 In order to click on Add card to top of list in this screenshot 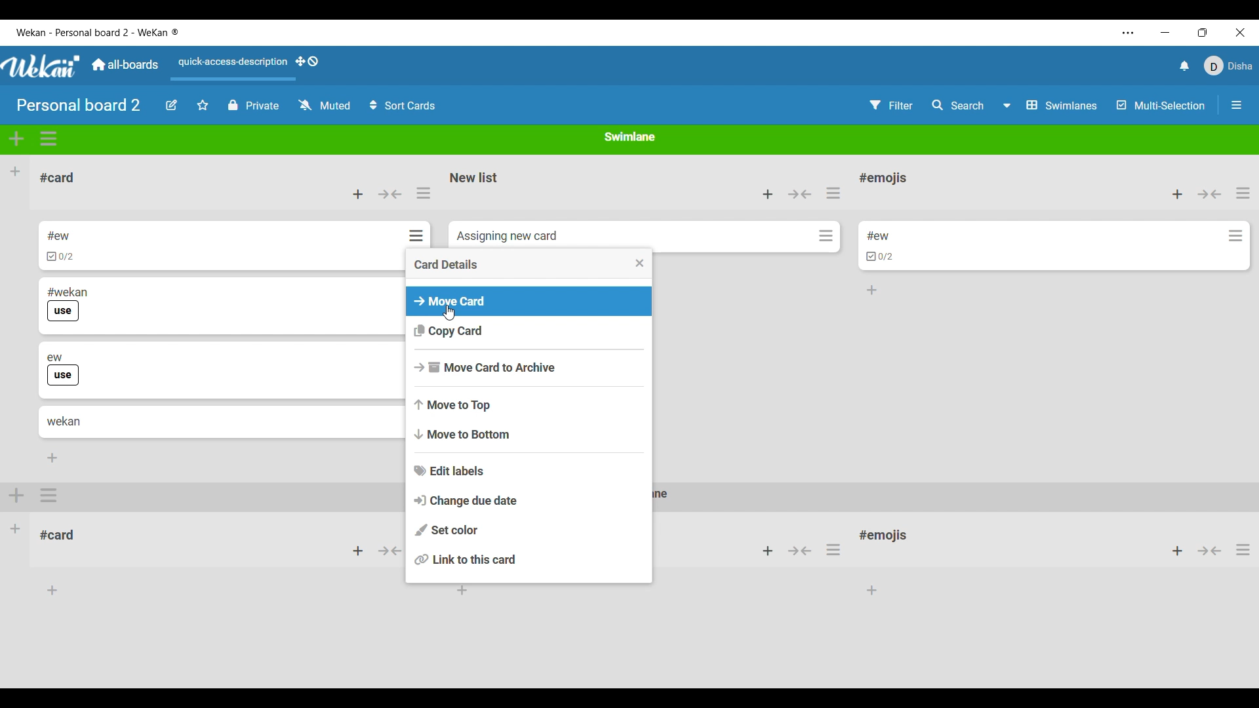, I will do `click(358, 194)`.